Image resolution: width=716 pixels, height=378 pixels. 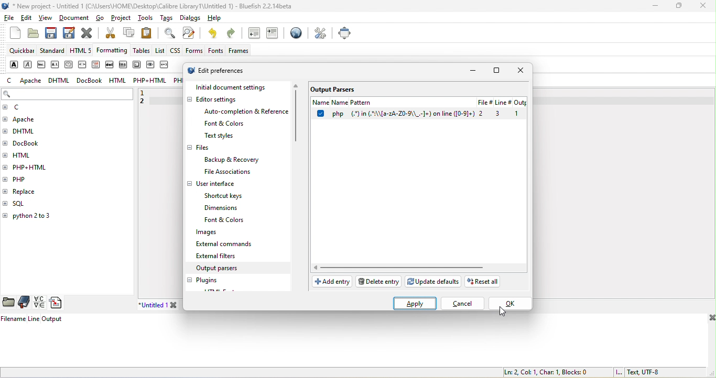 What do you see at coordinates (143, 52) in the screenshot?
I see `tables` at bounding box center [143, 52].